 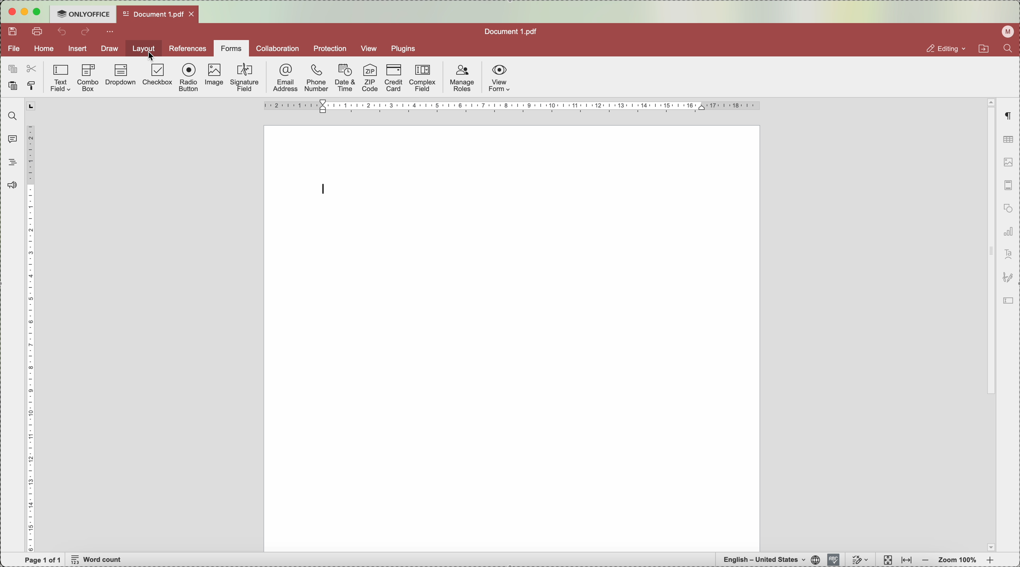 What do you see at coordinates (344, 78) in the screenshot?
I see `date and time` at bounding box center [344, 78].